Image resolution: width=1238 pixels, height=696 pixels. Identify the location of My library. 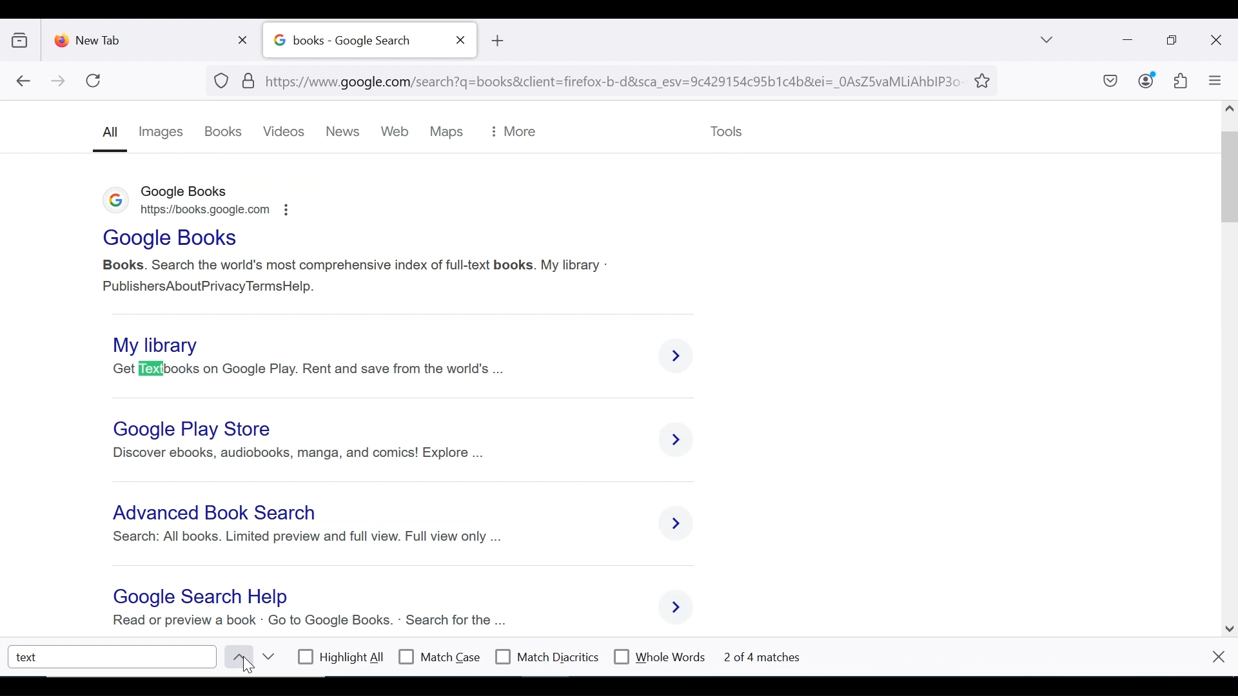
(162, 343).